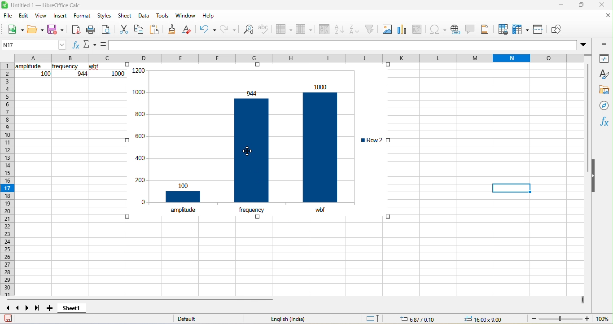 The height and width of the screenshot is (324, 613). I want to click on zoom, so click(569, 318).